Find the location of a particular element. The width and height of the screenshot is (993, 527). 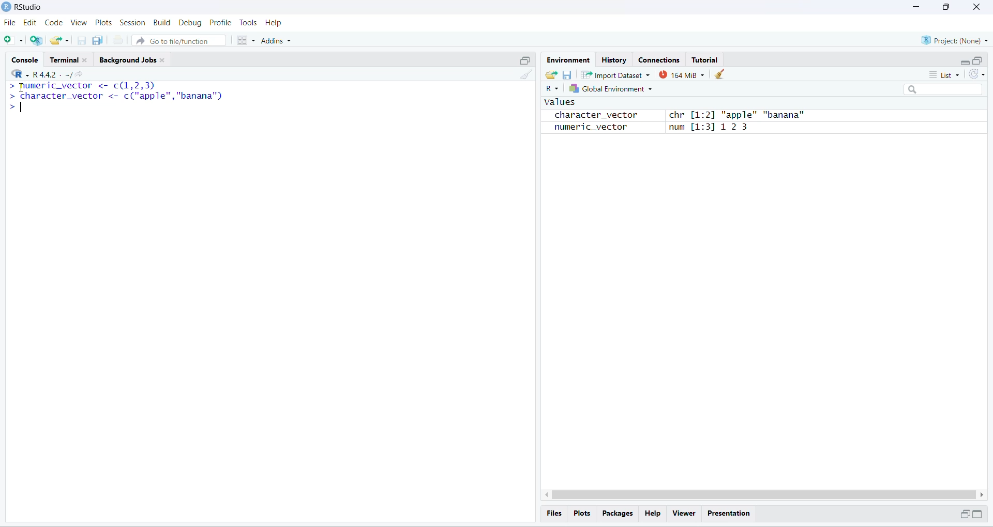

chr [1:2] "apple" "banana" is located at coordinates (736, 116).